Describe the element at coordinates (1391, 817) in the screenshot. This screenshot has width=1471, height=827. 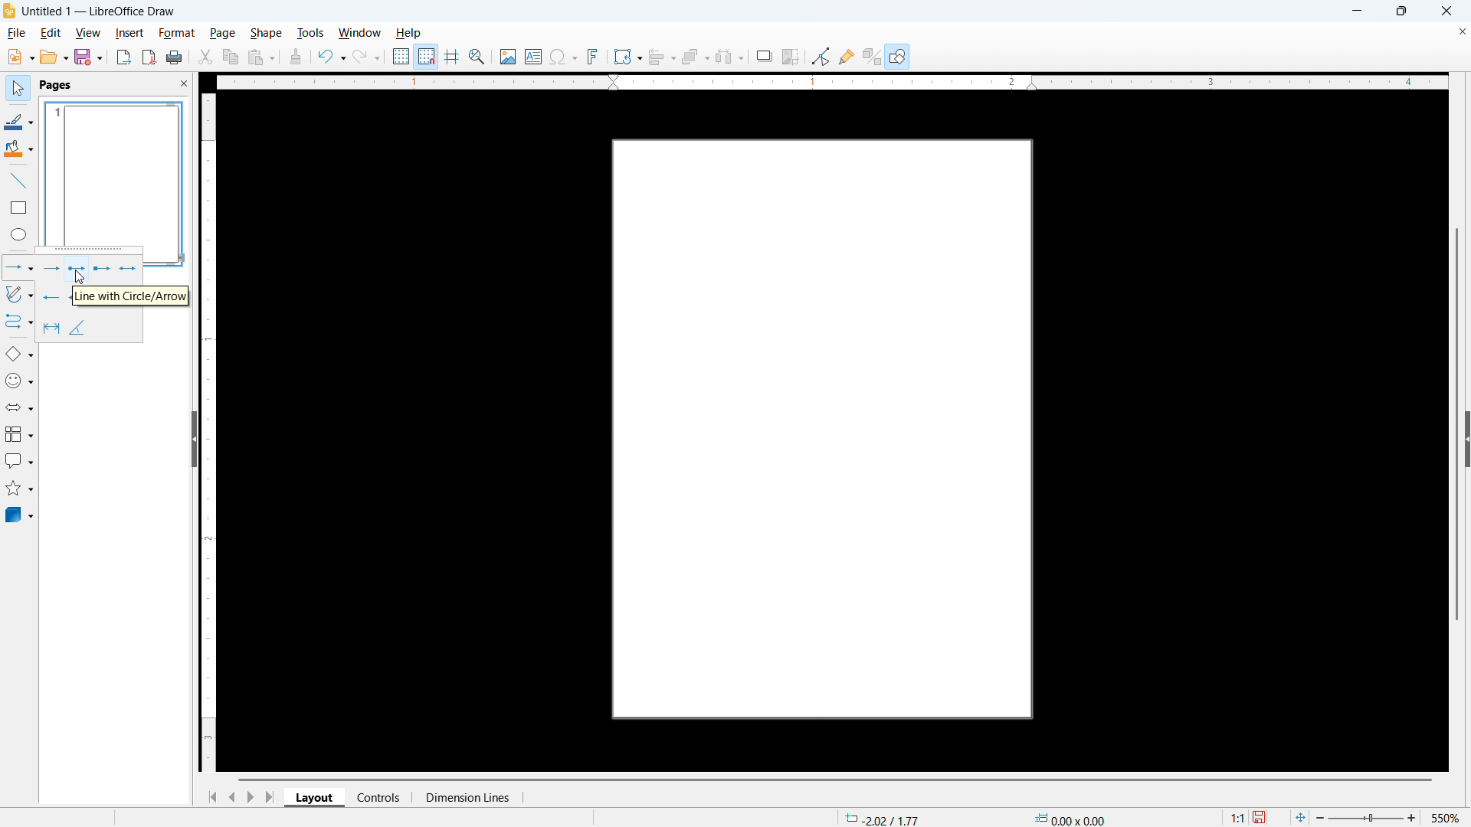
I see `zoom 550%` at that location.